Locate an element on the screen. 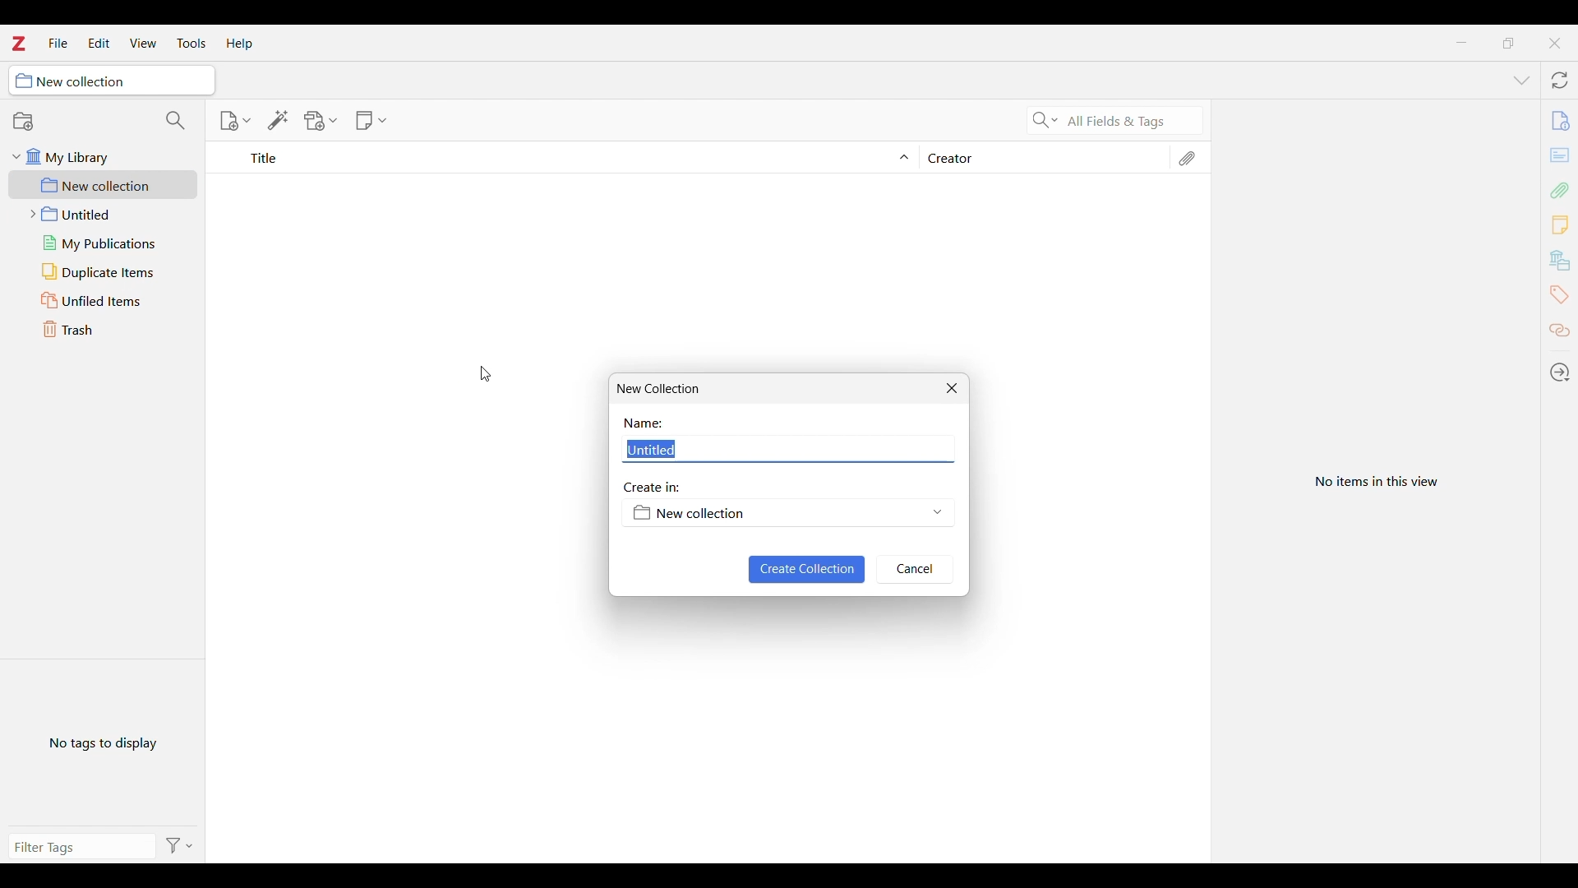 This screenshot has width=1578, height=888. cards is located at coordinates (1562, 157).